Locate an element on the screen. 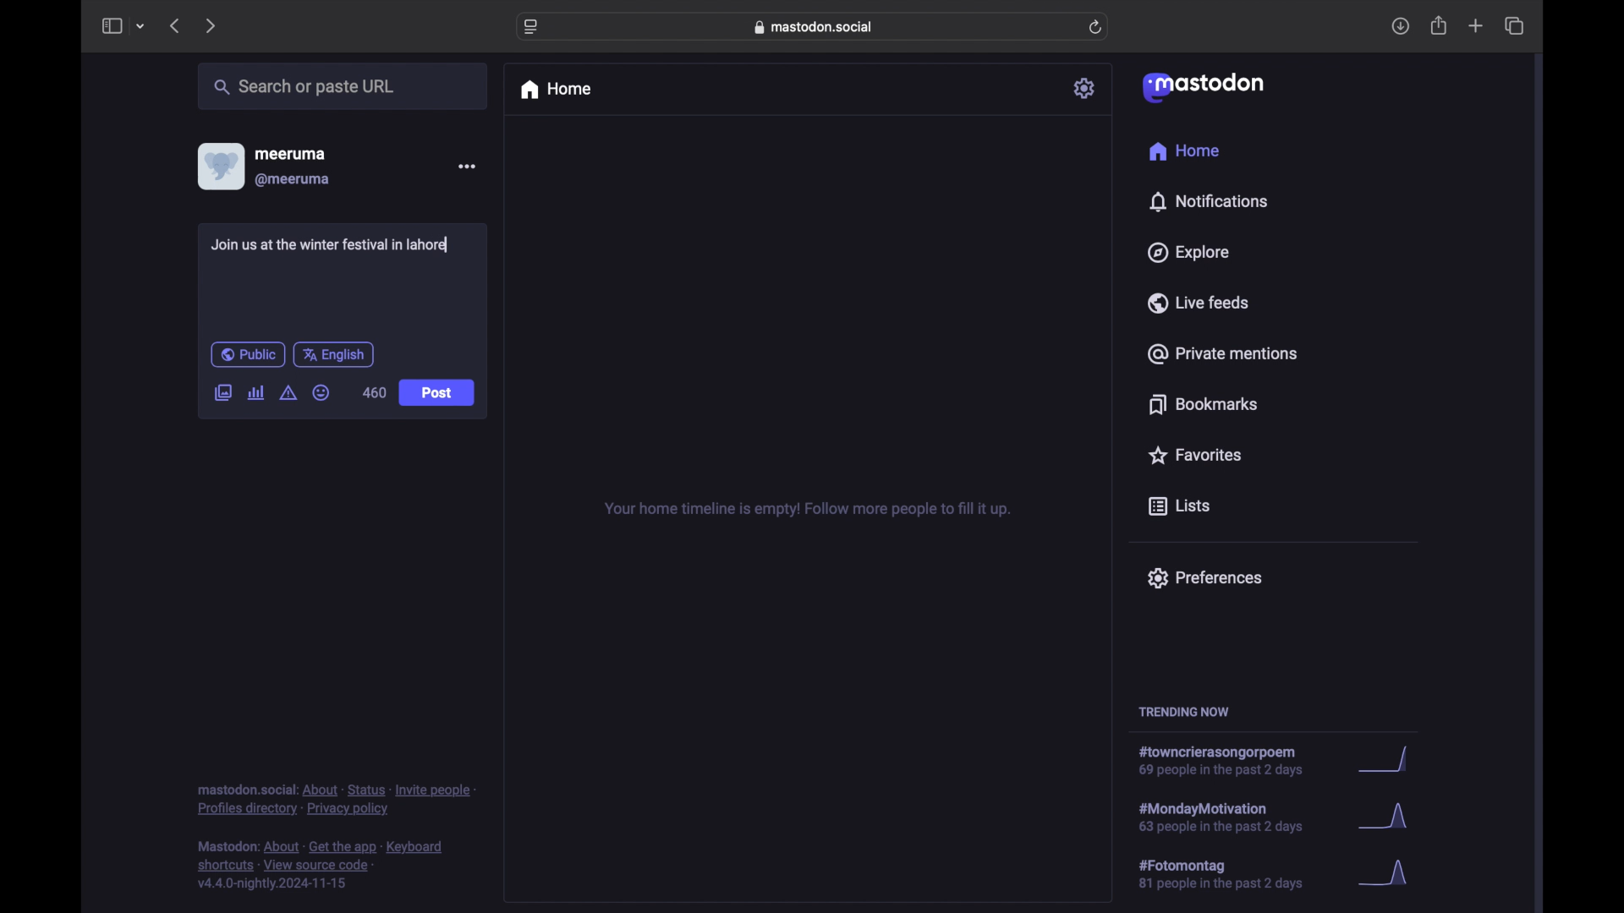  lists is located at coordinates (1179, 507).